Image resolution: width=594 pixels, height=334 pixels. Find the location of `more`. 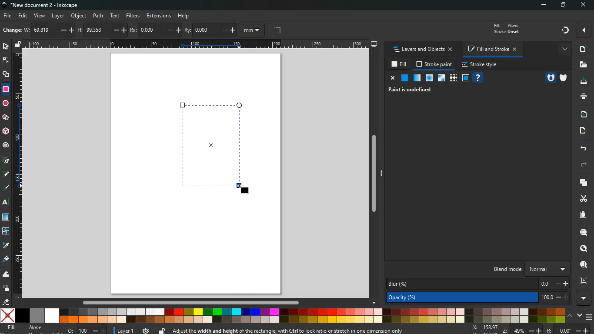

more is located at coordinates (583, 298).